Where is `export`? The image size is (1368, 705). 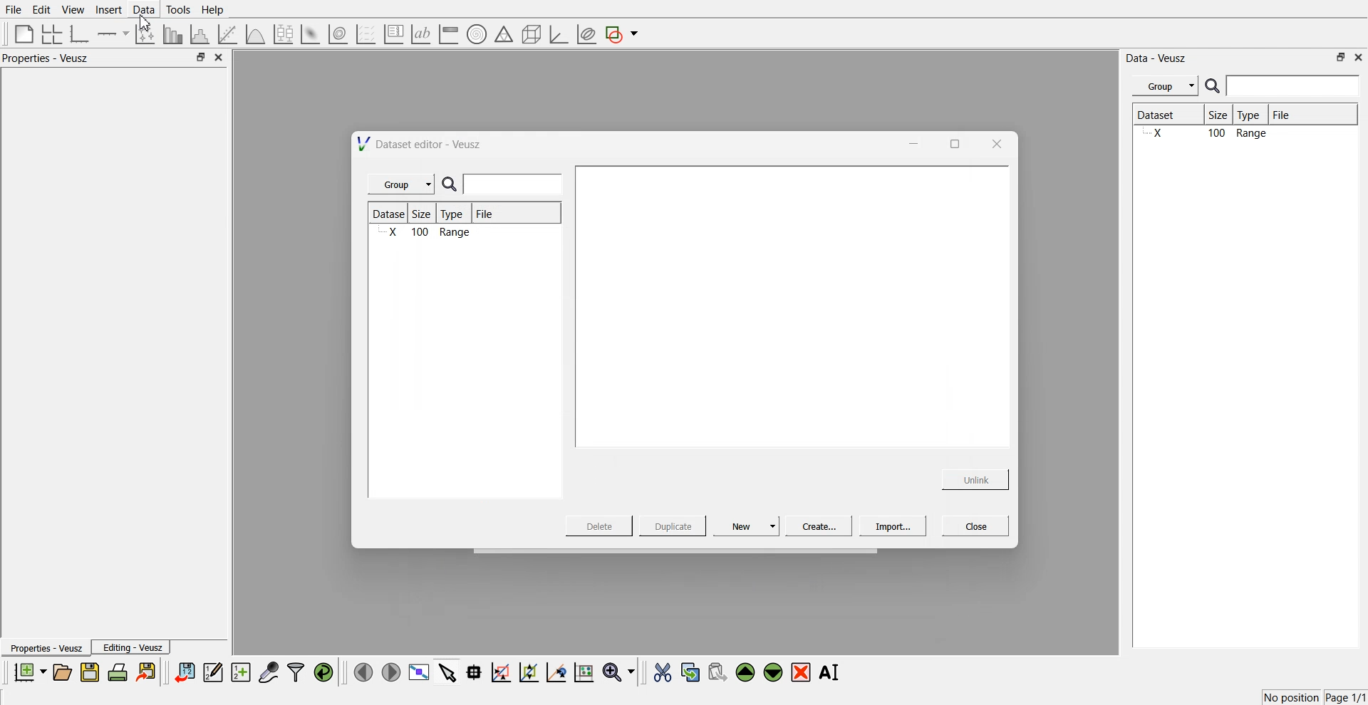 export is located at coordinates (147, 672).